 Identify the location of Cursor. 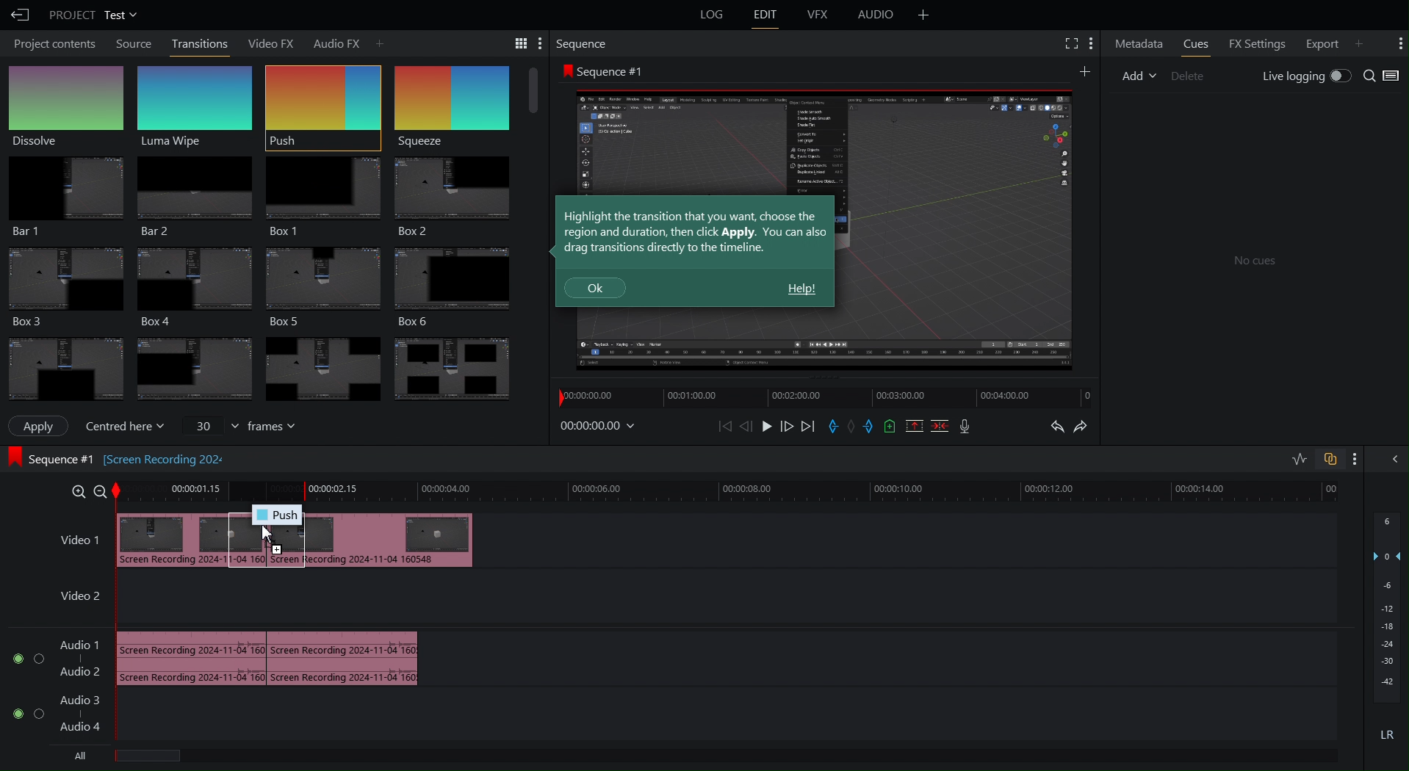
(334, 115).